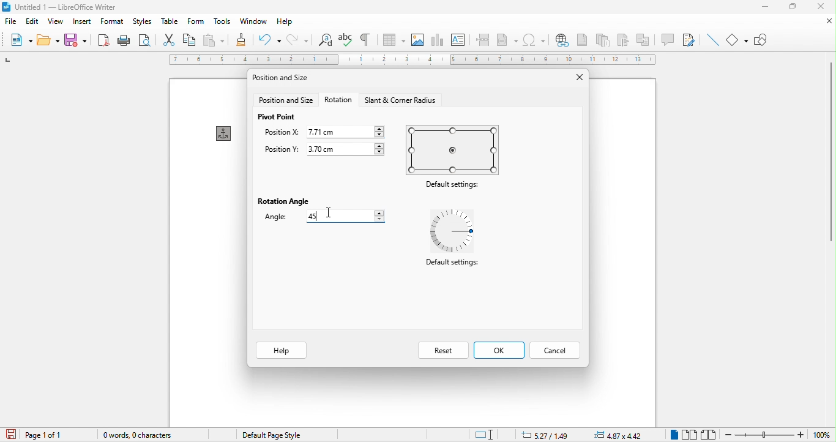 This screenshot has height=442, width=836. Describe the element at coordinates (282, 351) in the screenshot. I see `help` at that location.